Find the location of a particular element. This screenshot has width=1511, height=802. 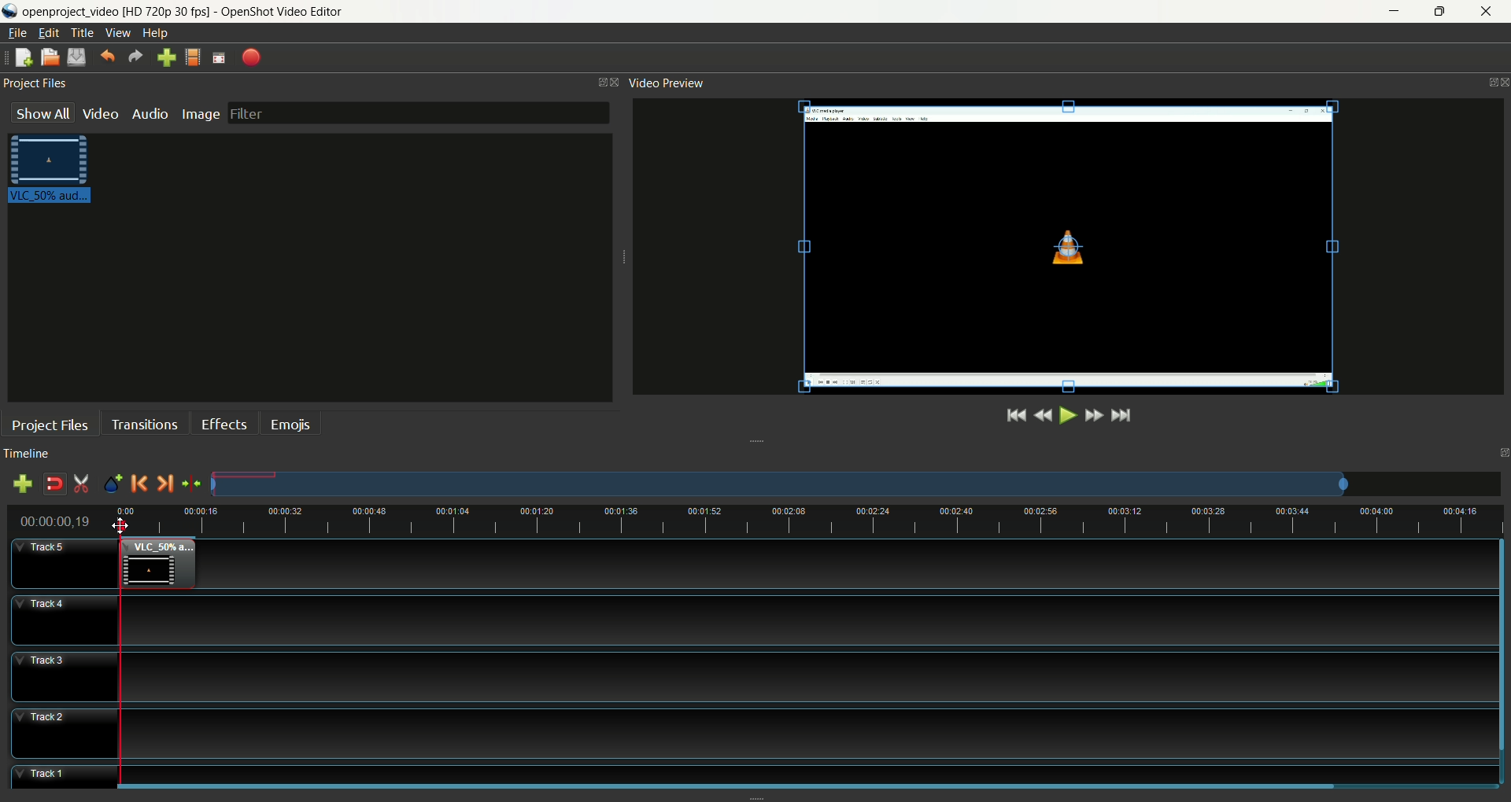

show all is located at coordinates (42, 112).